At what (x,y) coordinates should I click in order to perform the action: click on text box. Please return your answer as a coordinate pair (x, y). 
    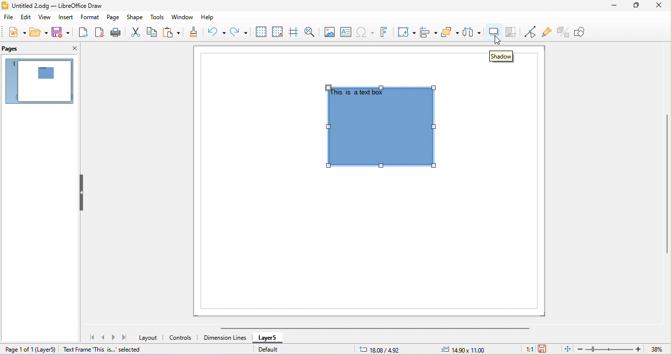
    Looking at the image, I should click on (348, 31).